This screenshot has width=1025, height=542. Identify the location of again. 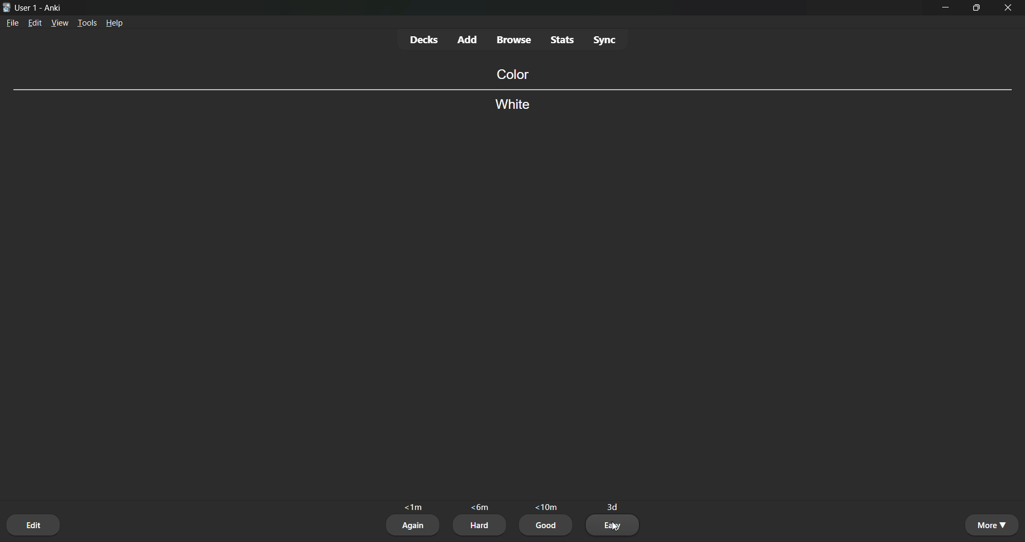
(413, 525).